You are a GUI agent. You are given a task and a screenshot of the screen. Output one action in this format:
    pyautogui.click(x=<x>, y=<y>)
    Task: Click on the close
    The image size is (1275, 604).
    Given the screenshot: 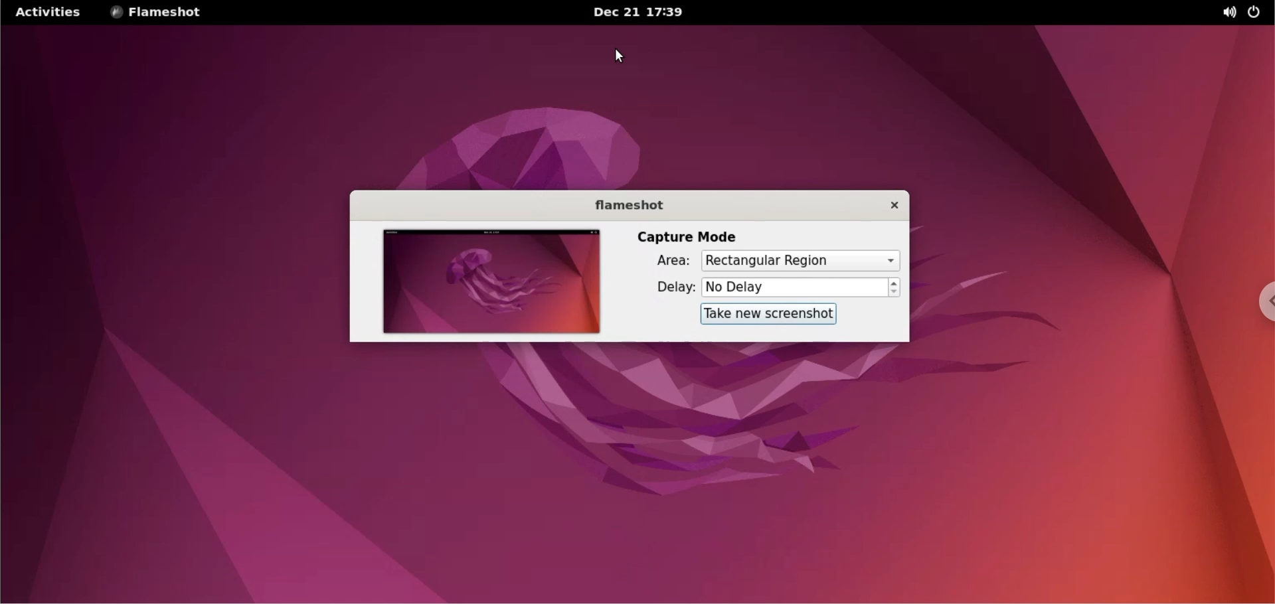 What is the action you would take?
    pyautogui.click(x=887, y=204)
    